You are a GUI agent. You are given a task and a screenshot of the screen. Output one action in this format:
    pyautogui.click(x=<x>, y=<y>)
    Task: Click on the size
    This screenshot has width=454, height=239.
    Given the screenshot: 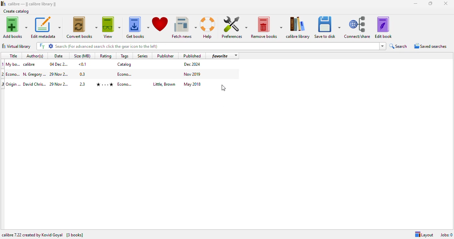 What is the action you would take?
    pyautogui.click(x=83, y=74)
    